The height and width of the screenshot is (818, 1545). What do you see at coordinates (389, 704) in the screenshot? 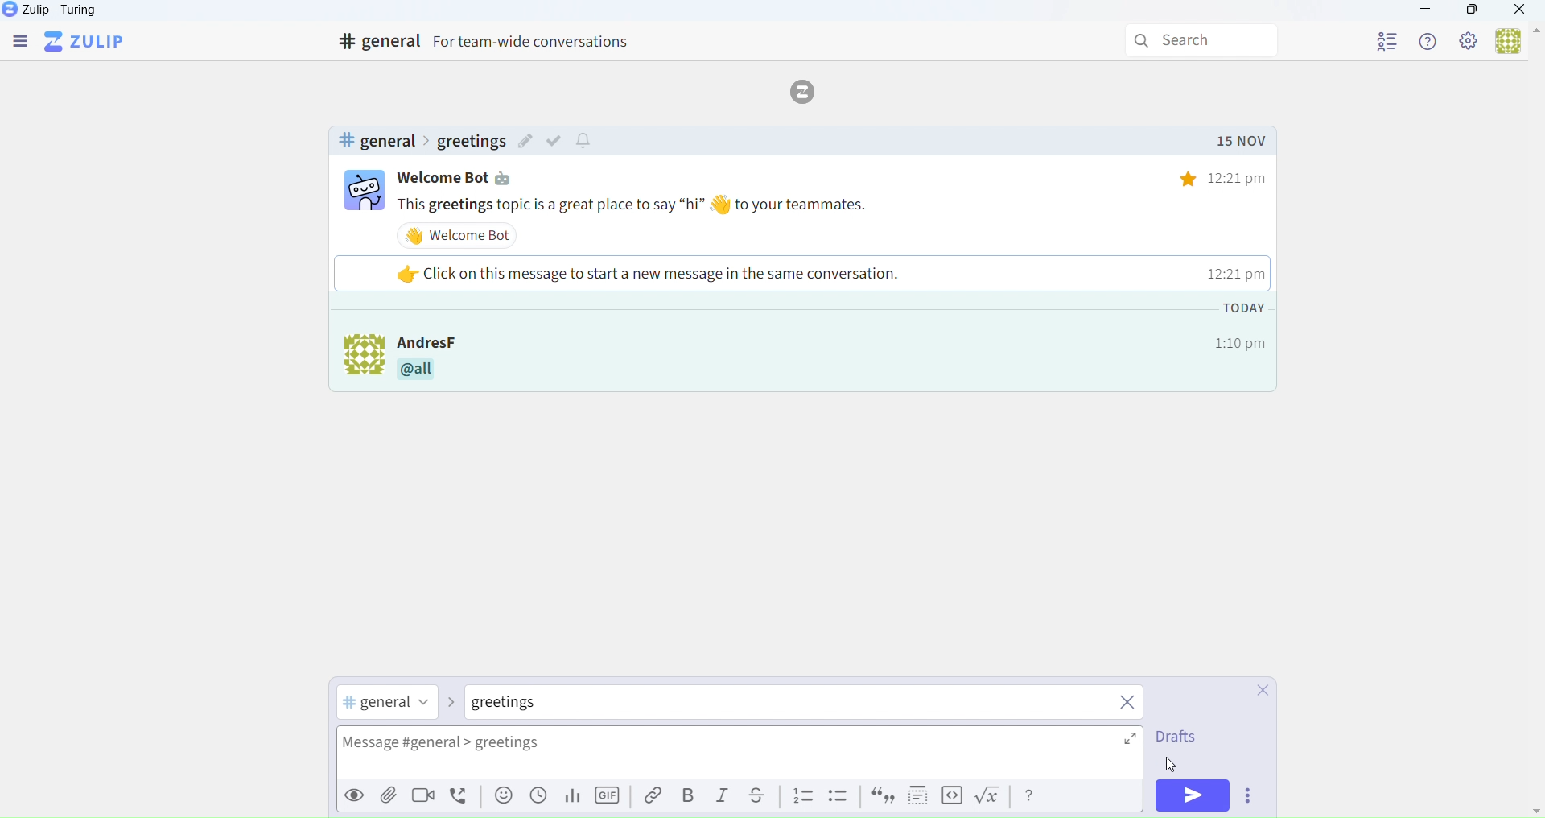
I see `Channel` at bounding box center [389, 704].